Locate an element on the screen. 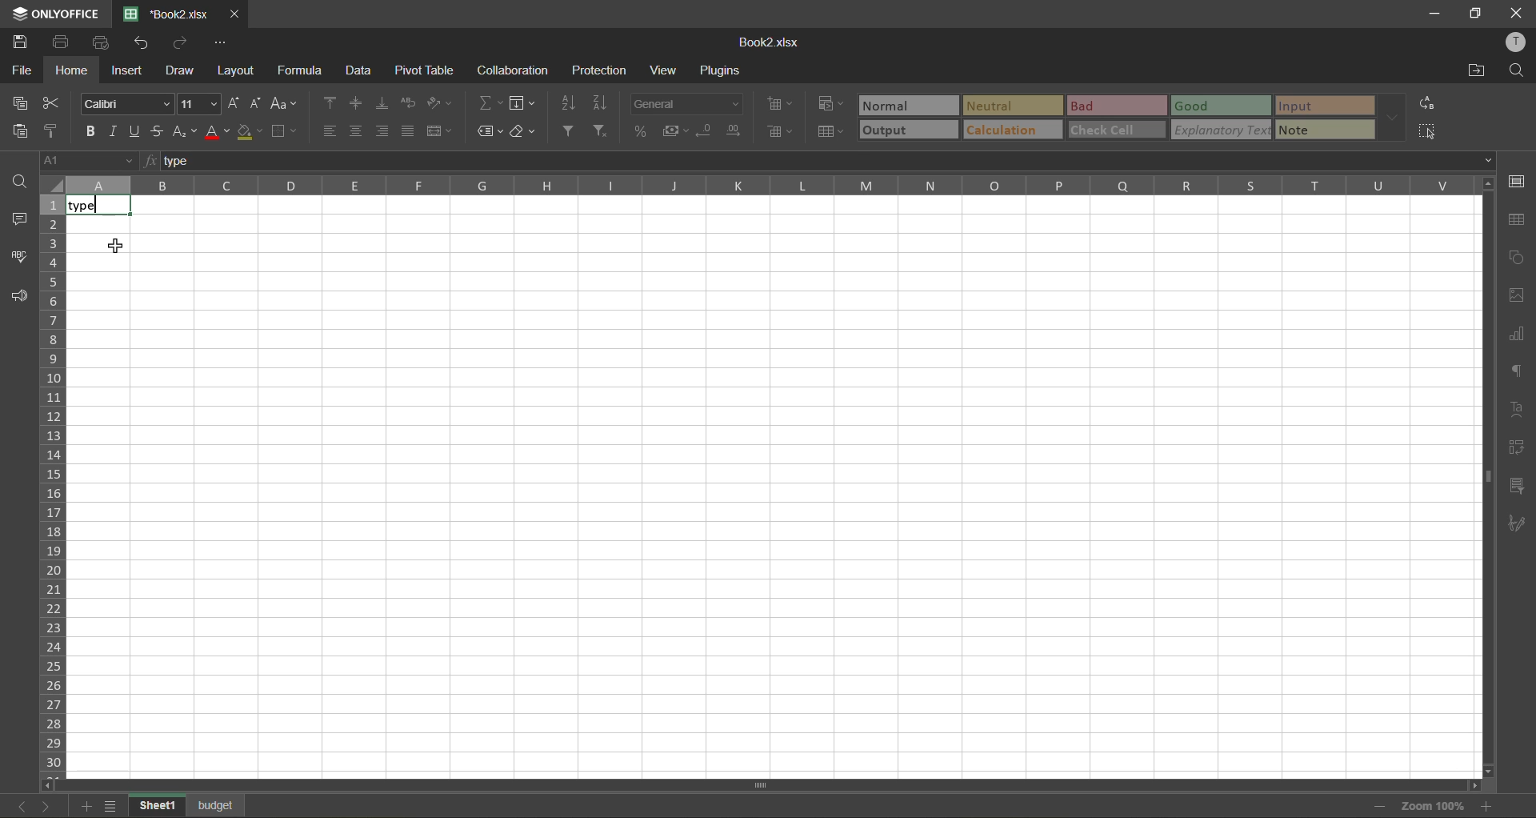  orientation is located at coordinates (440, 102).